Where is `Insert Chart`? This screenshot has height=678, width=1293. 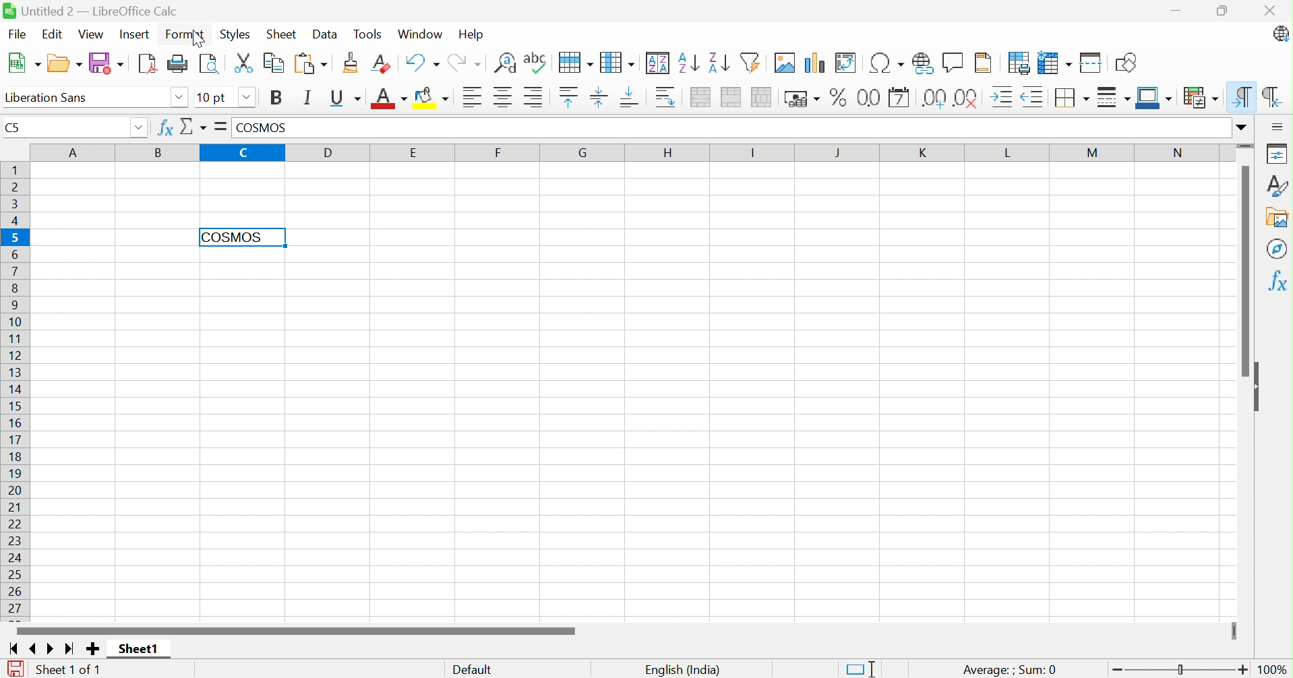 Insert Chart is located at coordinates (816, 61).